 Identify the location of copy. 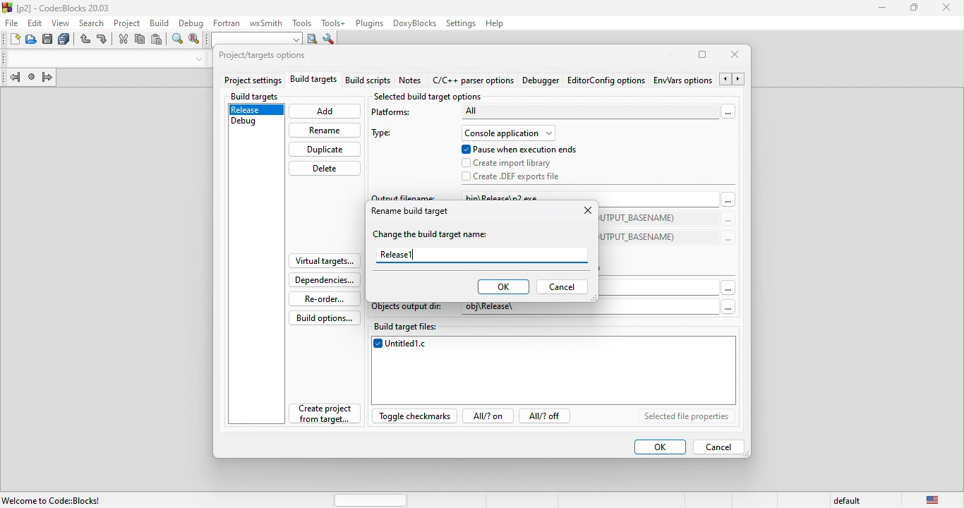
(140, 42).